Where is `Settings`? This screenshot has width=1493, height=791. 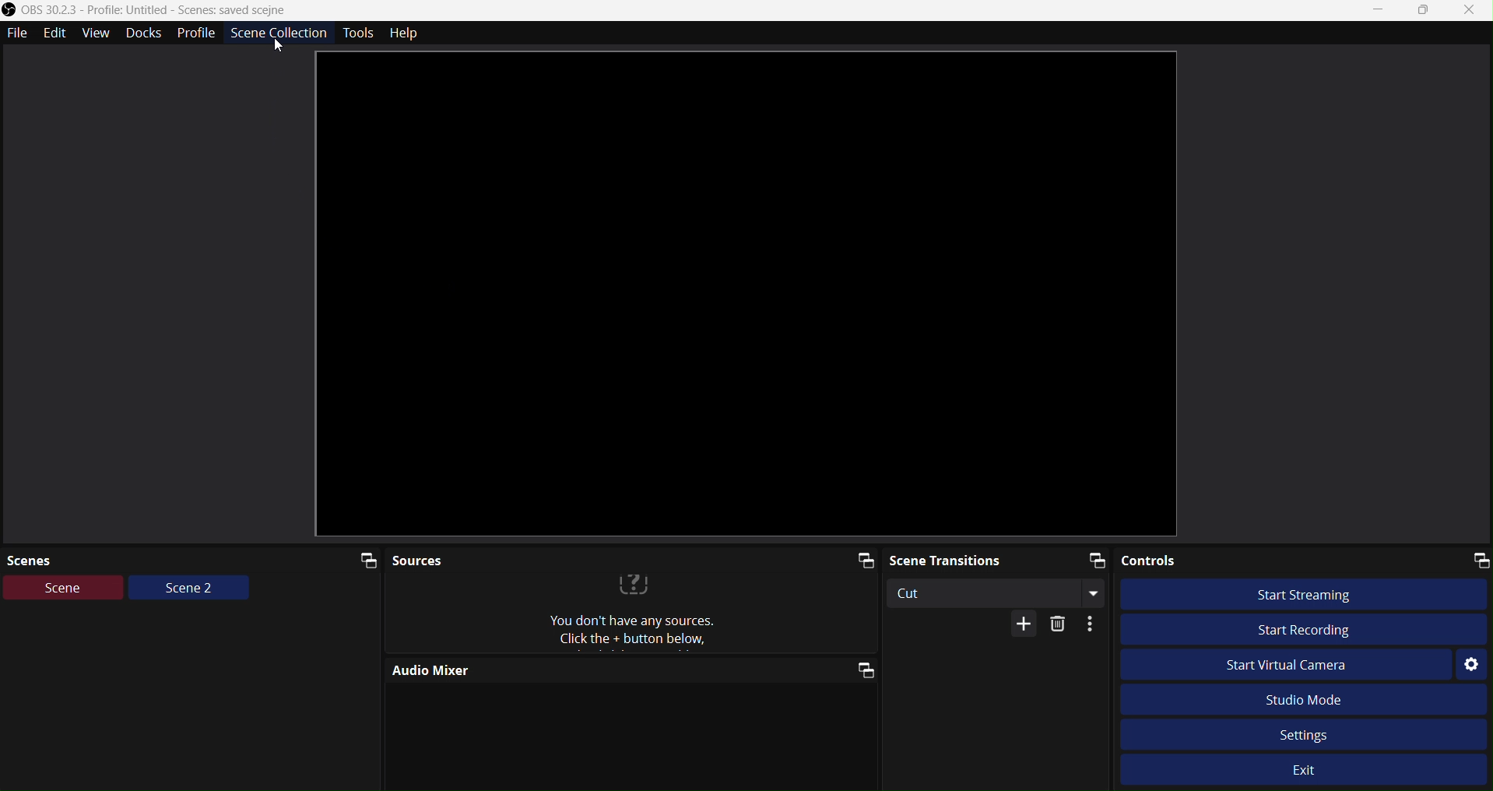
Settings is located at coordinates (1471, 666).